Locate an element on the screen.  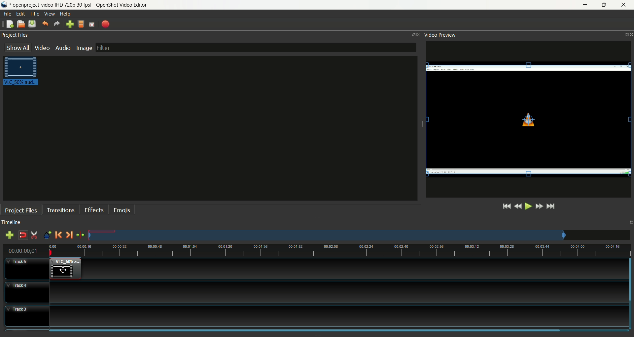
previous marker is located at coordinates (59, 235).